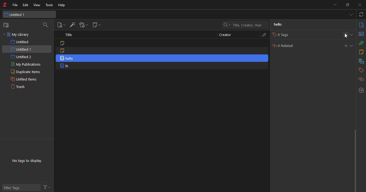 This screenshot has width=366, height=192. I want to click on notes, so click(361, 52).